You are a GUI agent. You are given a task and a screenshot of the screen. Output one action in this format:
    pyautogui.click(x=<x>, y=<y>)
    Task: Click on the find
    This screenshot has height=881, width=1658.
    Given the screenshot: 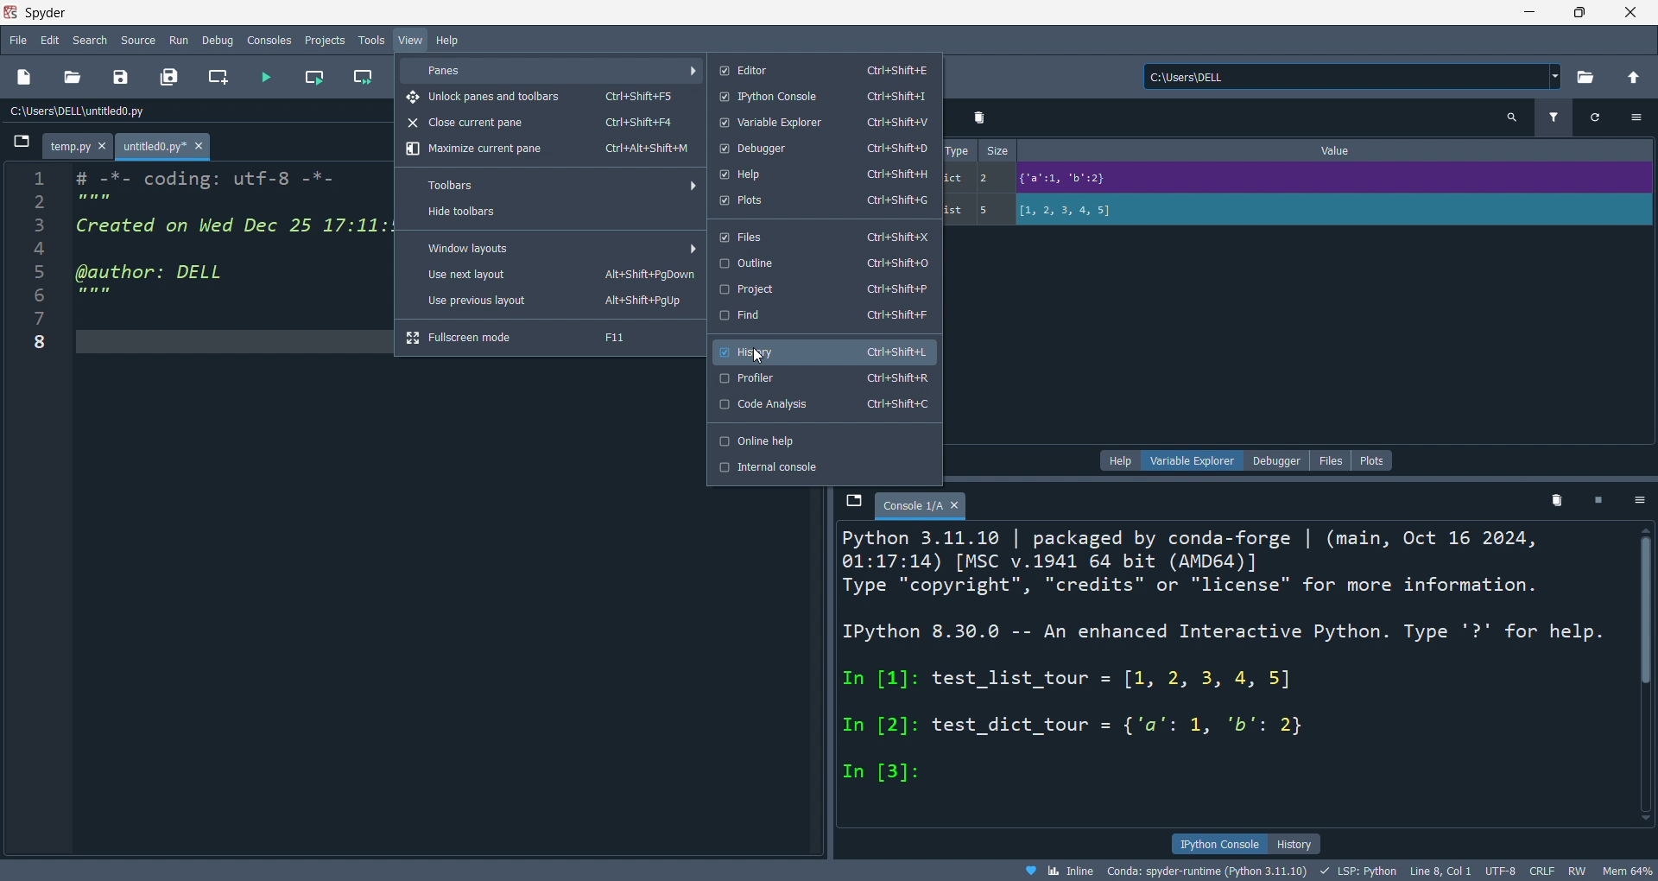 What is the action you would take?
    pyautogui.click(x=823, y=316)
    